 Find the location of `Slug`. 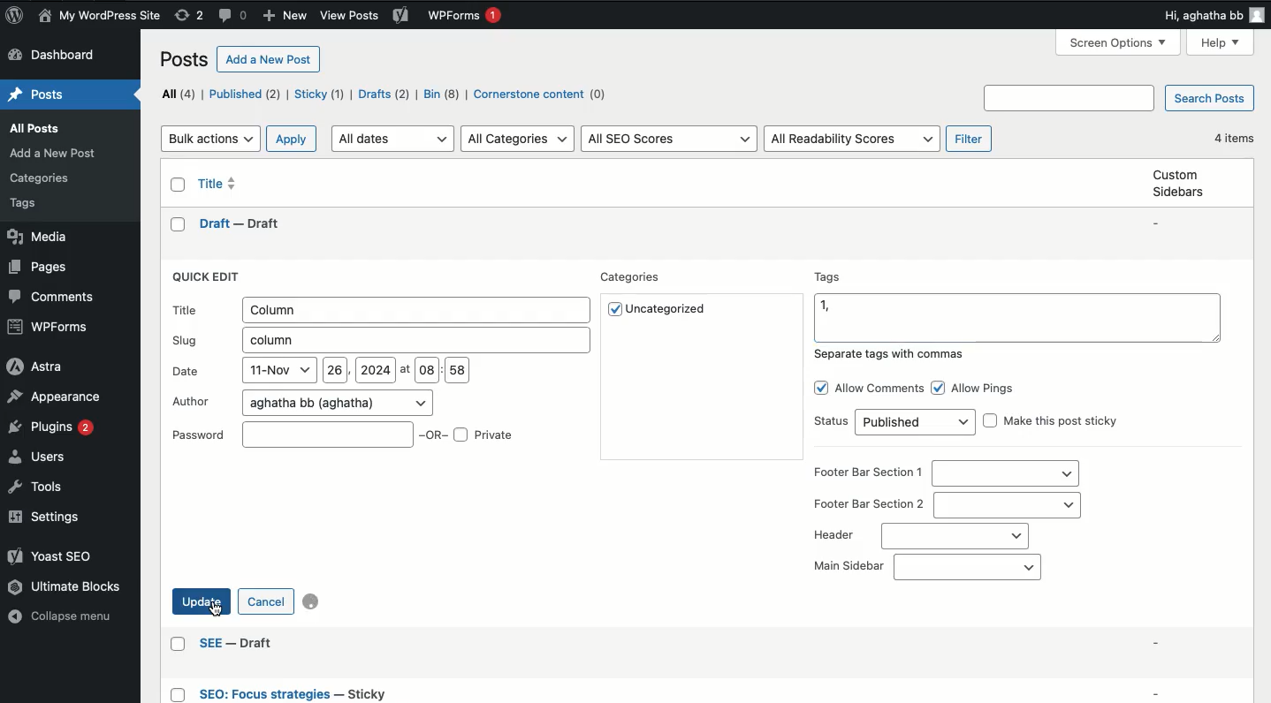

Slug is located at coordinates (379, 339).